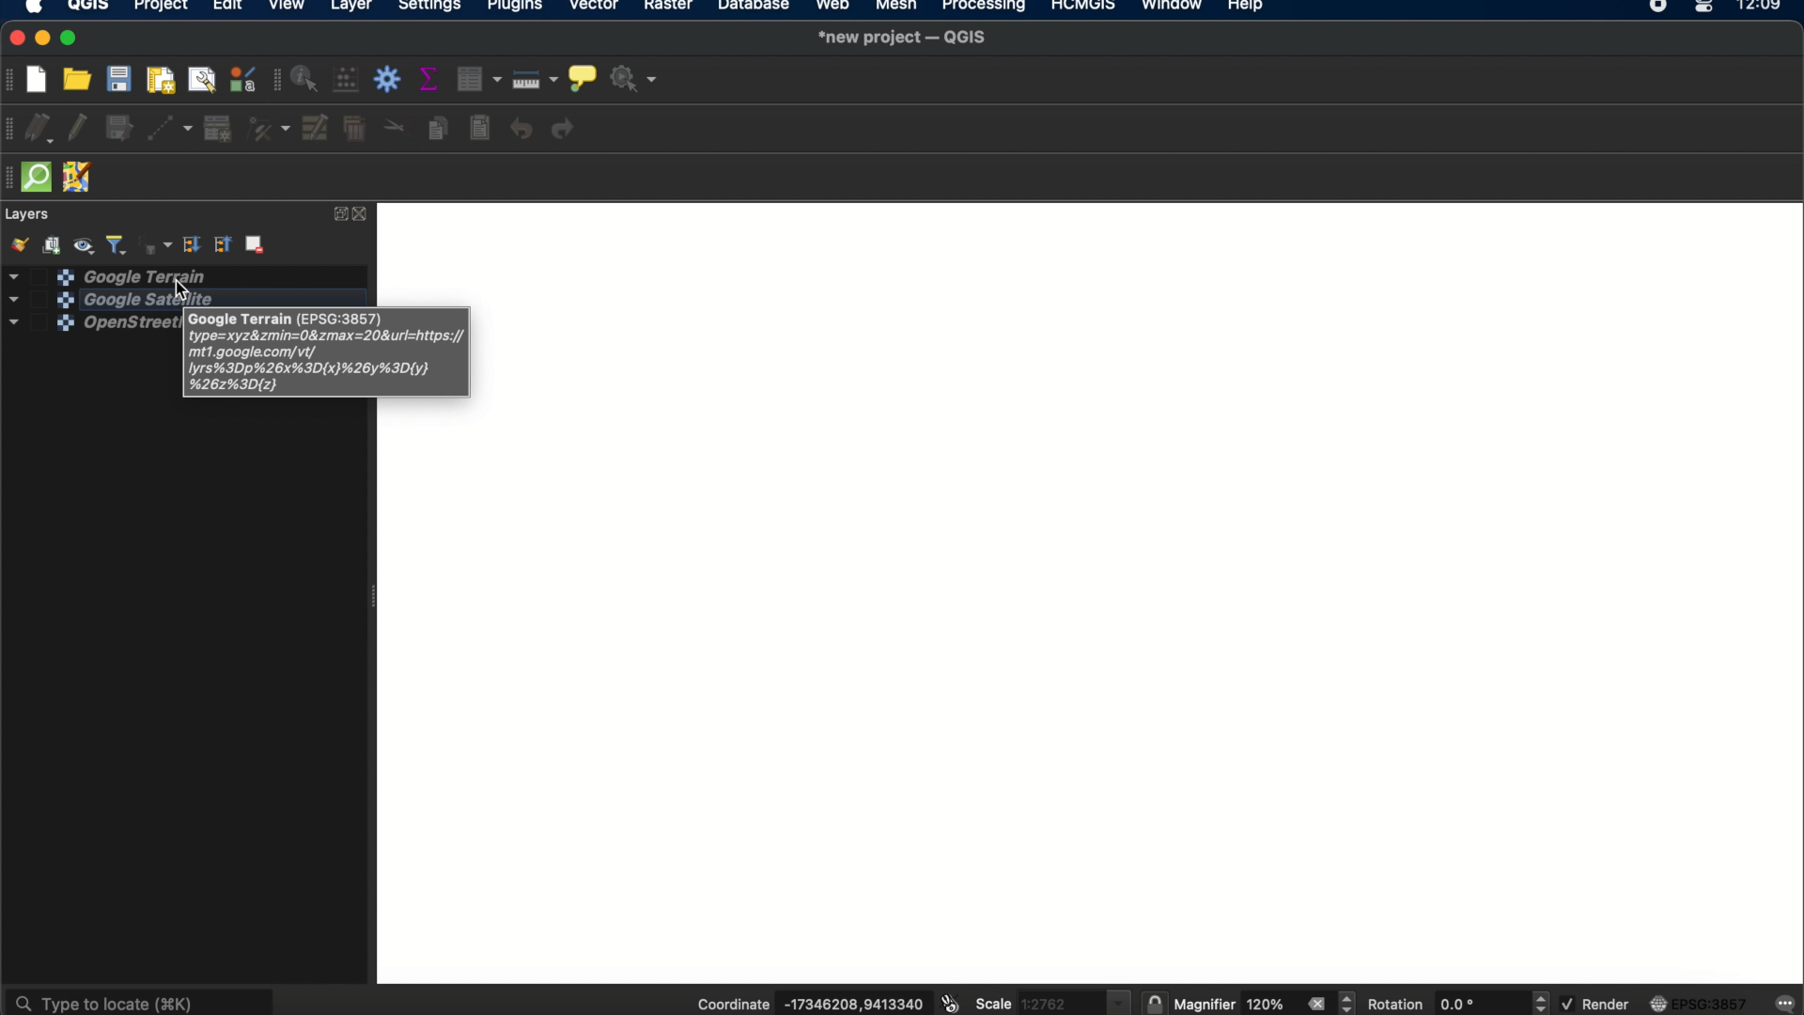  I want to click on show summary statistics, so click(432, 79).